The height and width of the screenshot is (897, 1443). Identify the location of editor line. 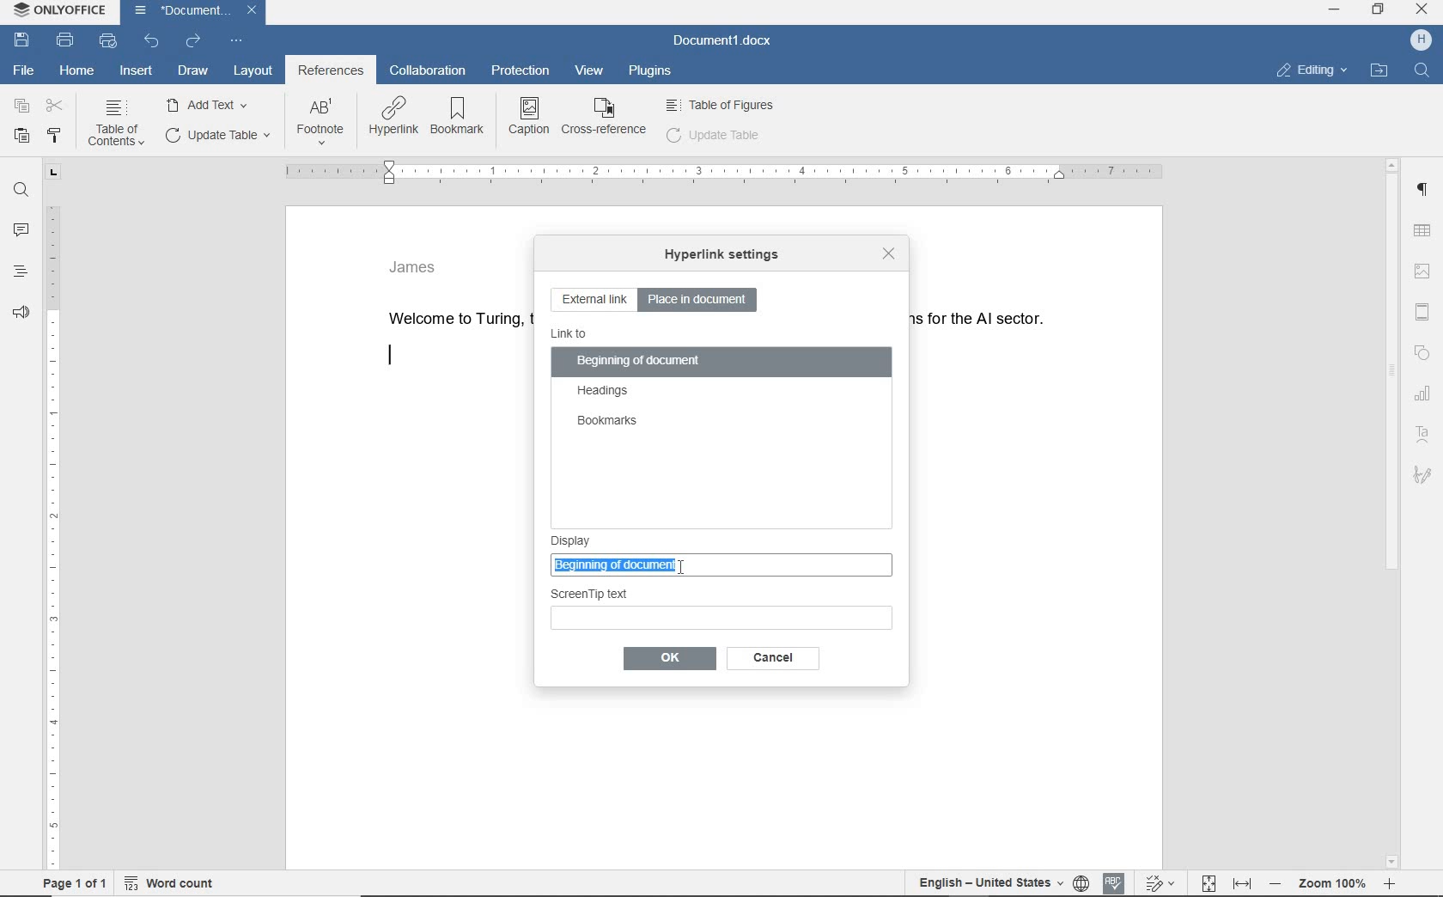
(390, 357).